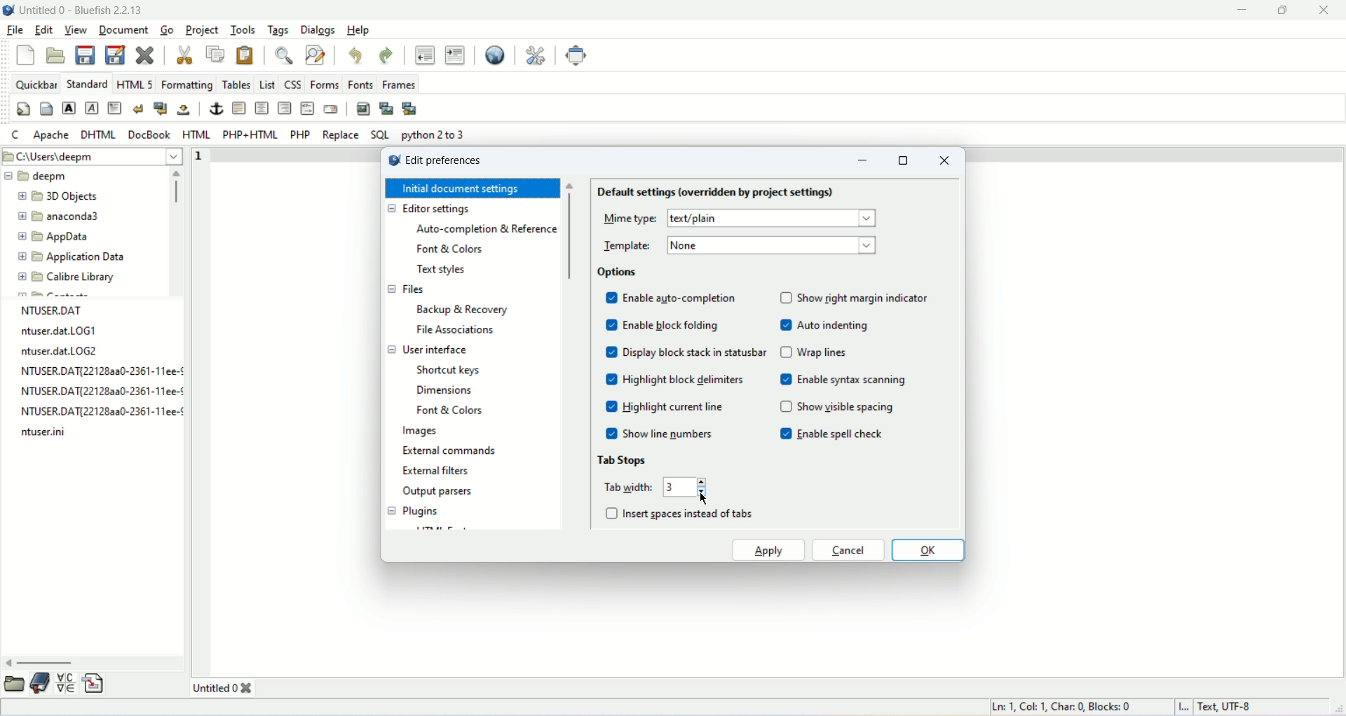  What do you see at coordinates (537, 54) in the screenshot?
I see `edit preferences` at bounding box center [537, 54].